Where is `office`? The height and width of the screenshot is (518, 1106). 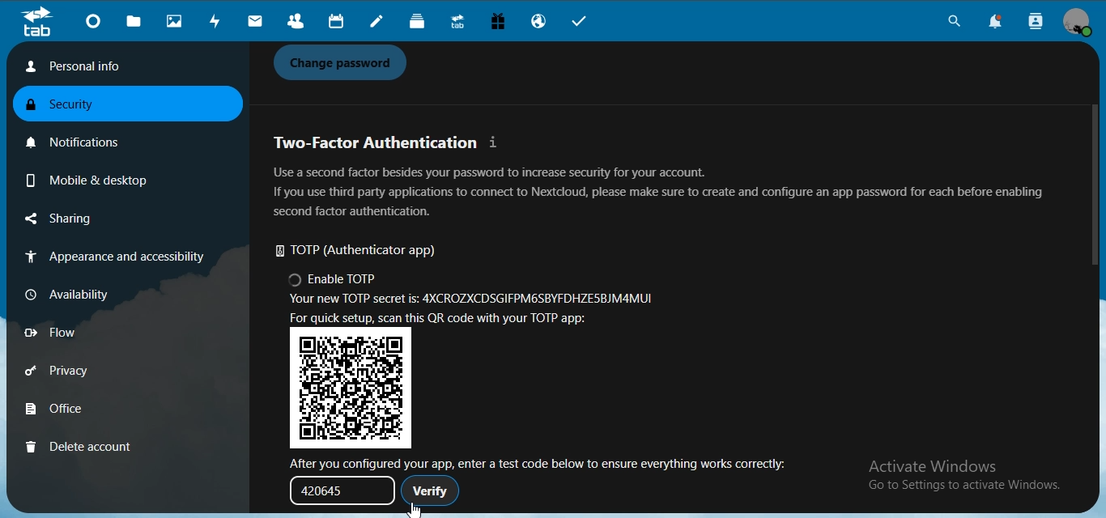
office is located at coordinates (79, 410).